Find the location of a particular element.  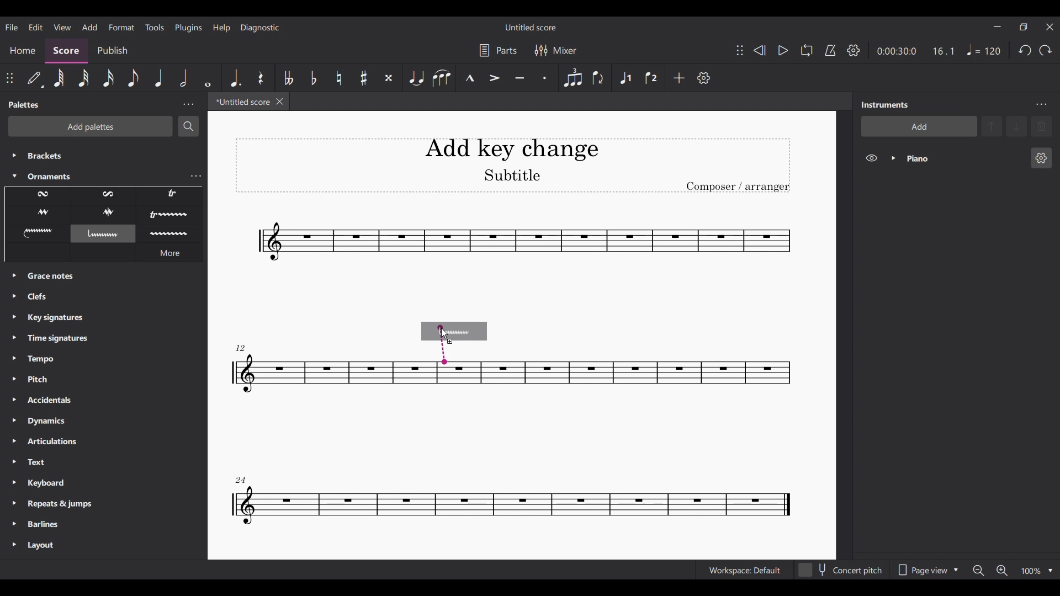

Close tab is located at coordinates (280, 102).